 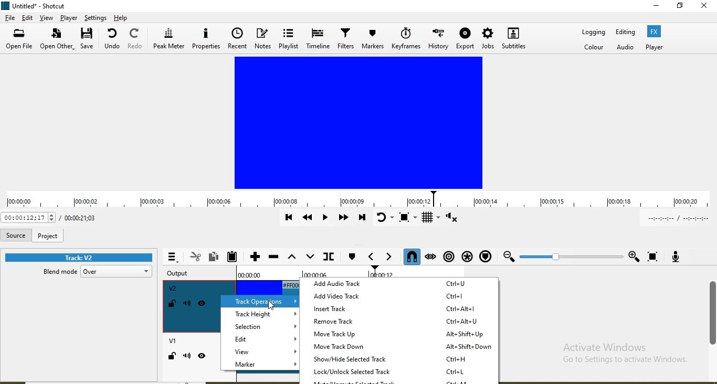 I want to click on Media view , so click(x=357, y=123).